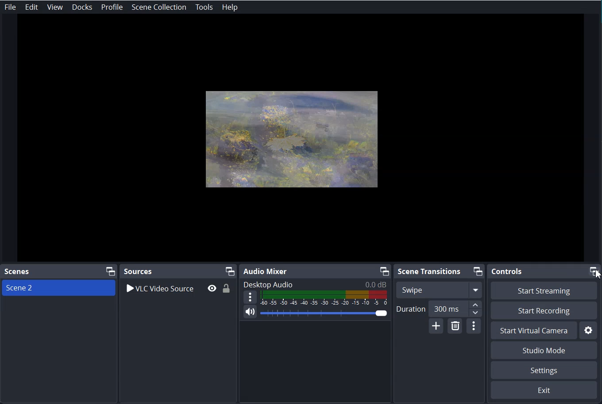 The height and width of the screenshot is (404, 602). Describe the element at coordinates (588, 330) in the screenshot. I see `Settings` at that location.